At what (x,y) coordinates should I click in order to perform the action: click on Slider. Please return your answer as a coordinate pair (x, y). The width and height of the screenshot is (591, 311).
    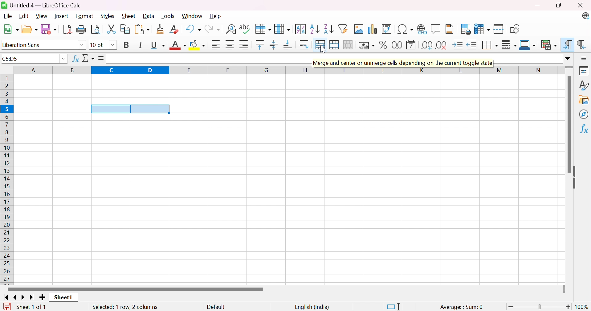
    Looking at the image, I should click on (564, 289).